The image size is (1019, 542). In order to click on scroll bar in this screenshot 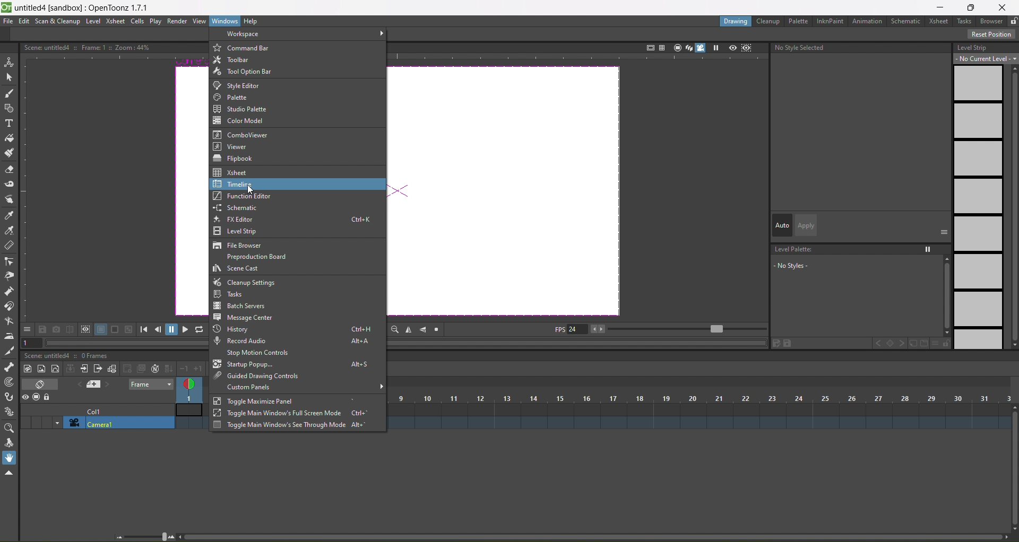, I will do `click(1013, 469)`.